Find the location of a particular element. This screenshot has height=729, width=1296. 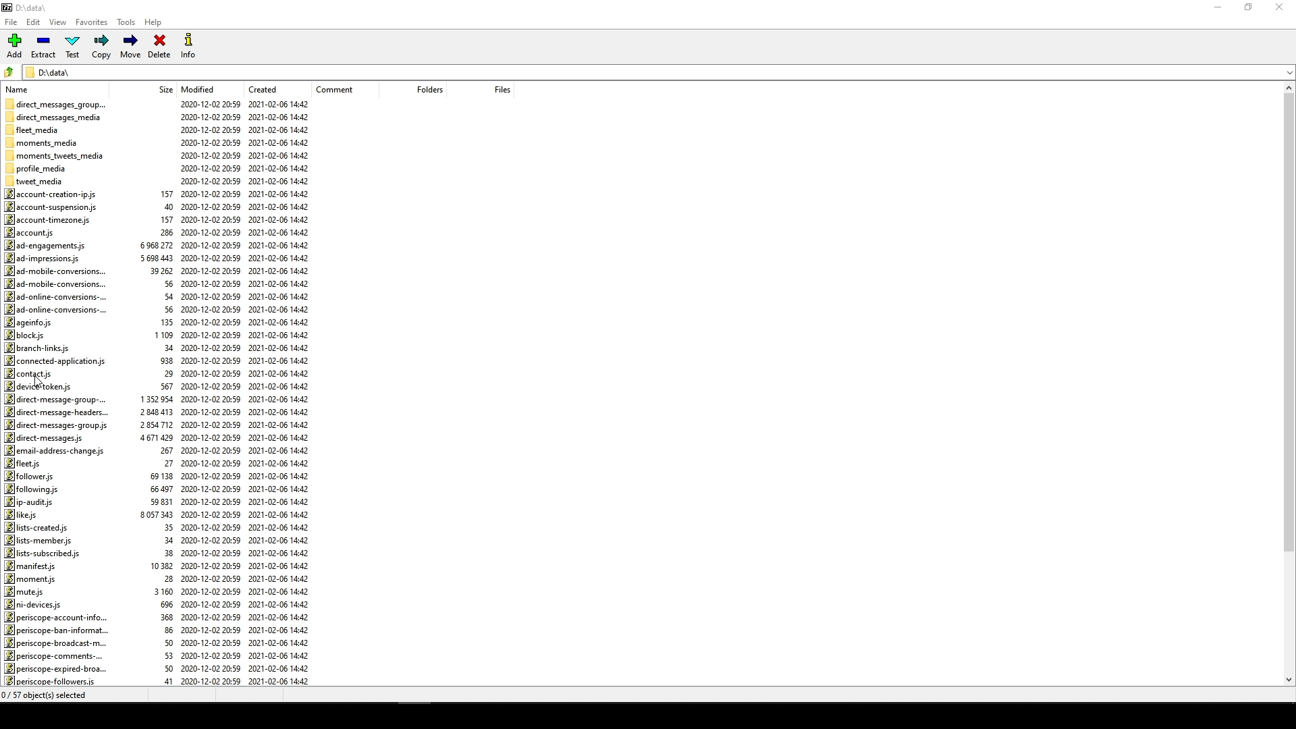

ad-mobile-conversions is located at coordinates (60, 283).